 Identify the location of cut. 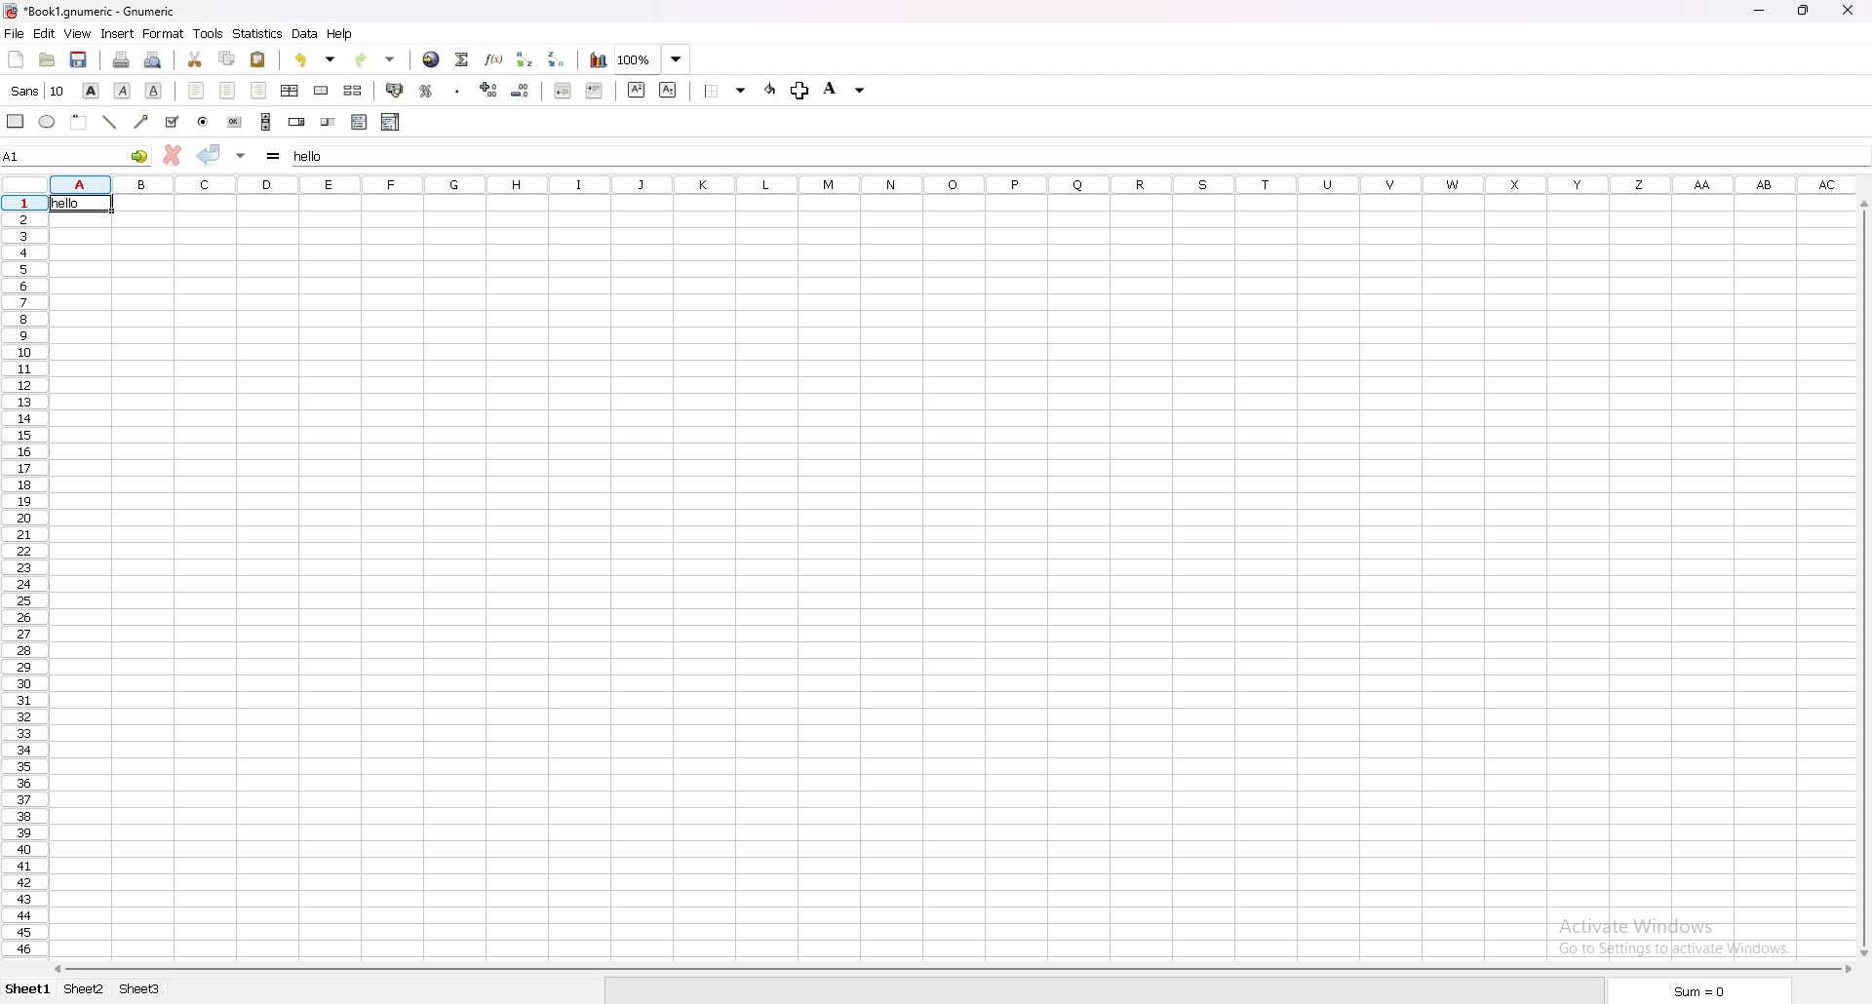
(195, 60).